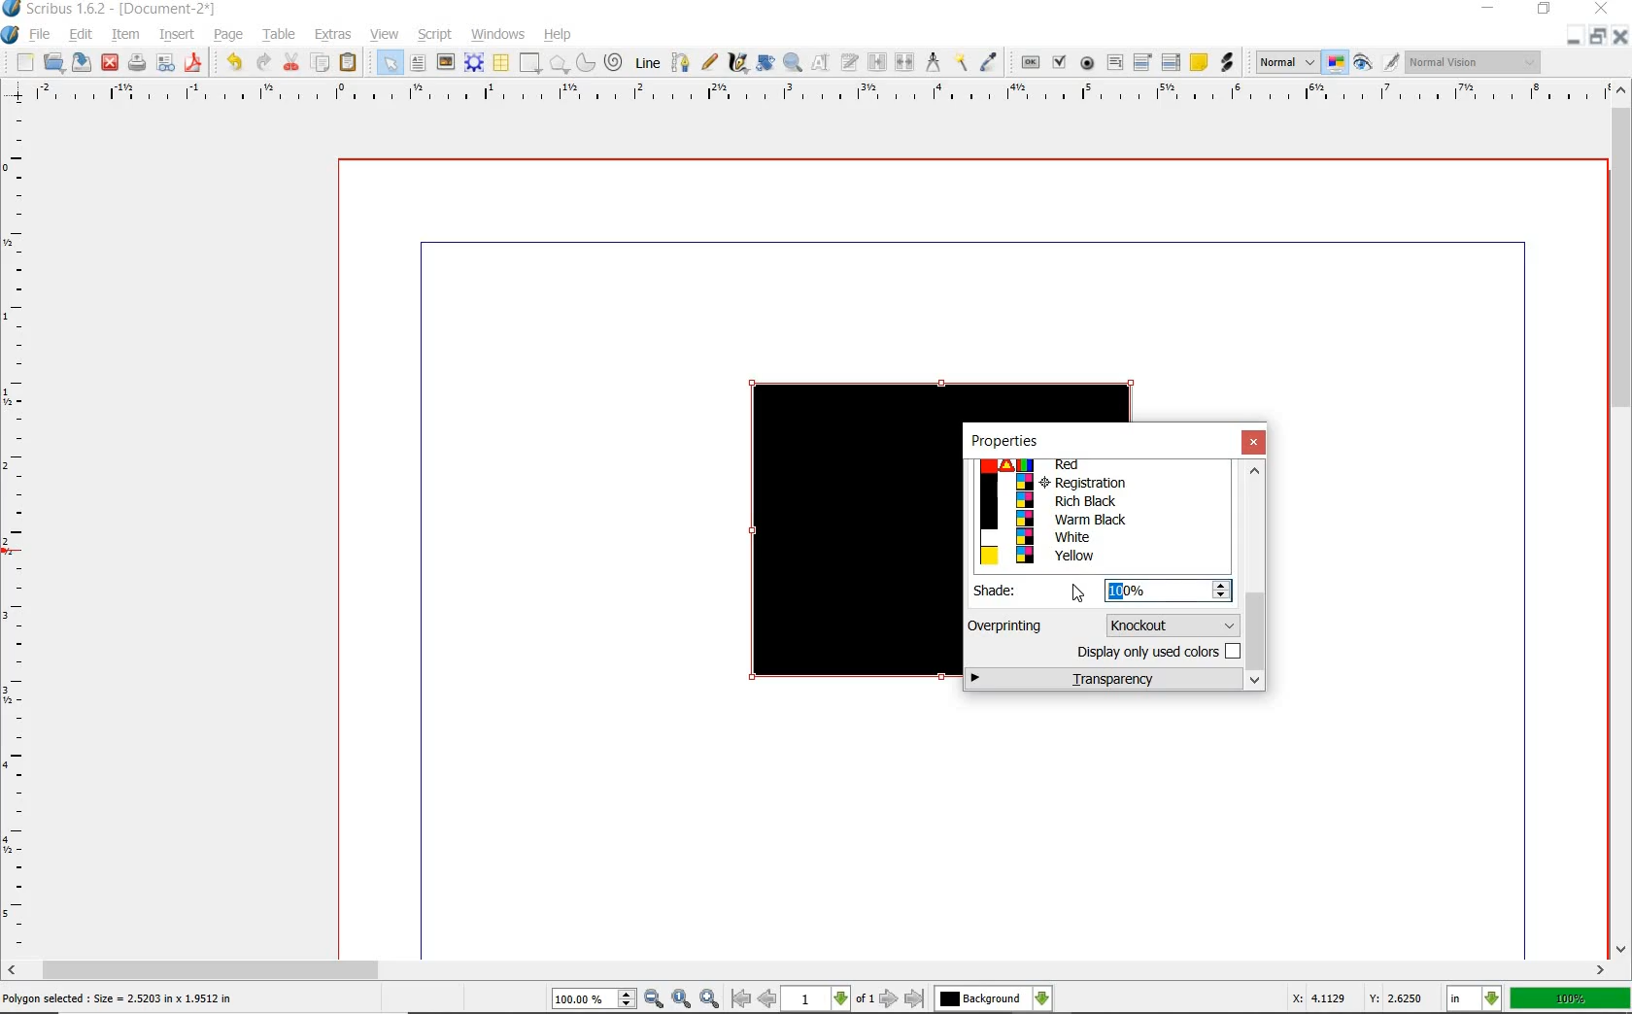  What do you see at coordinates (1078, 593) in the screenshot?
I see `cursor` at bounding box center [1078, 593].